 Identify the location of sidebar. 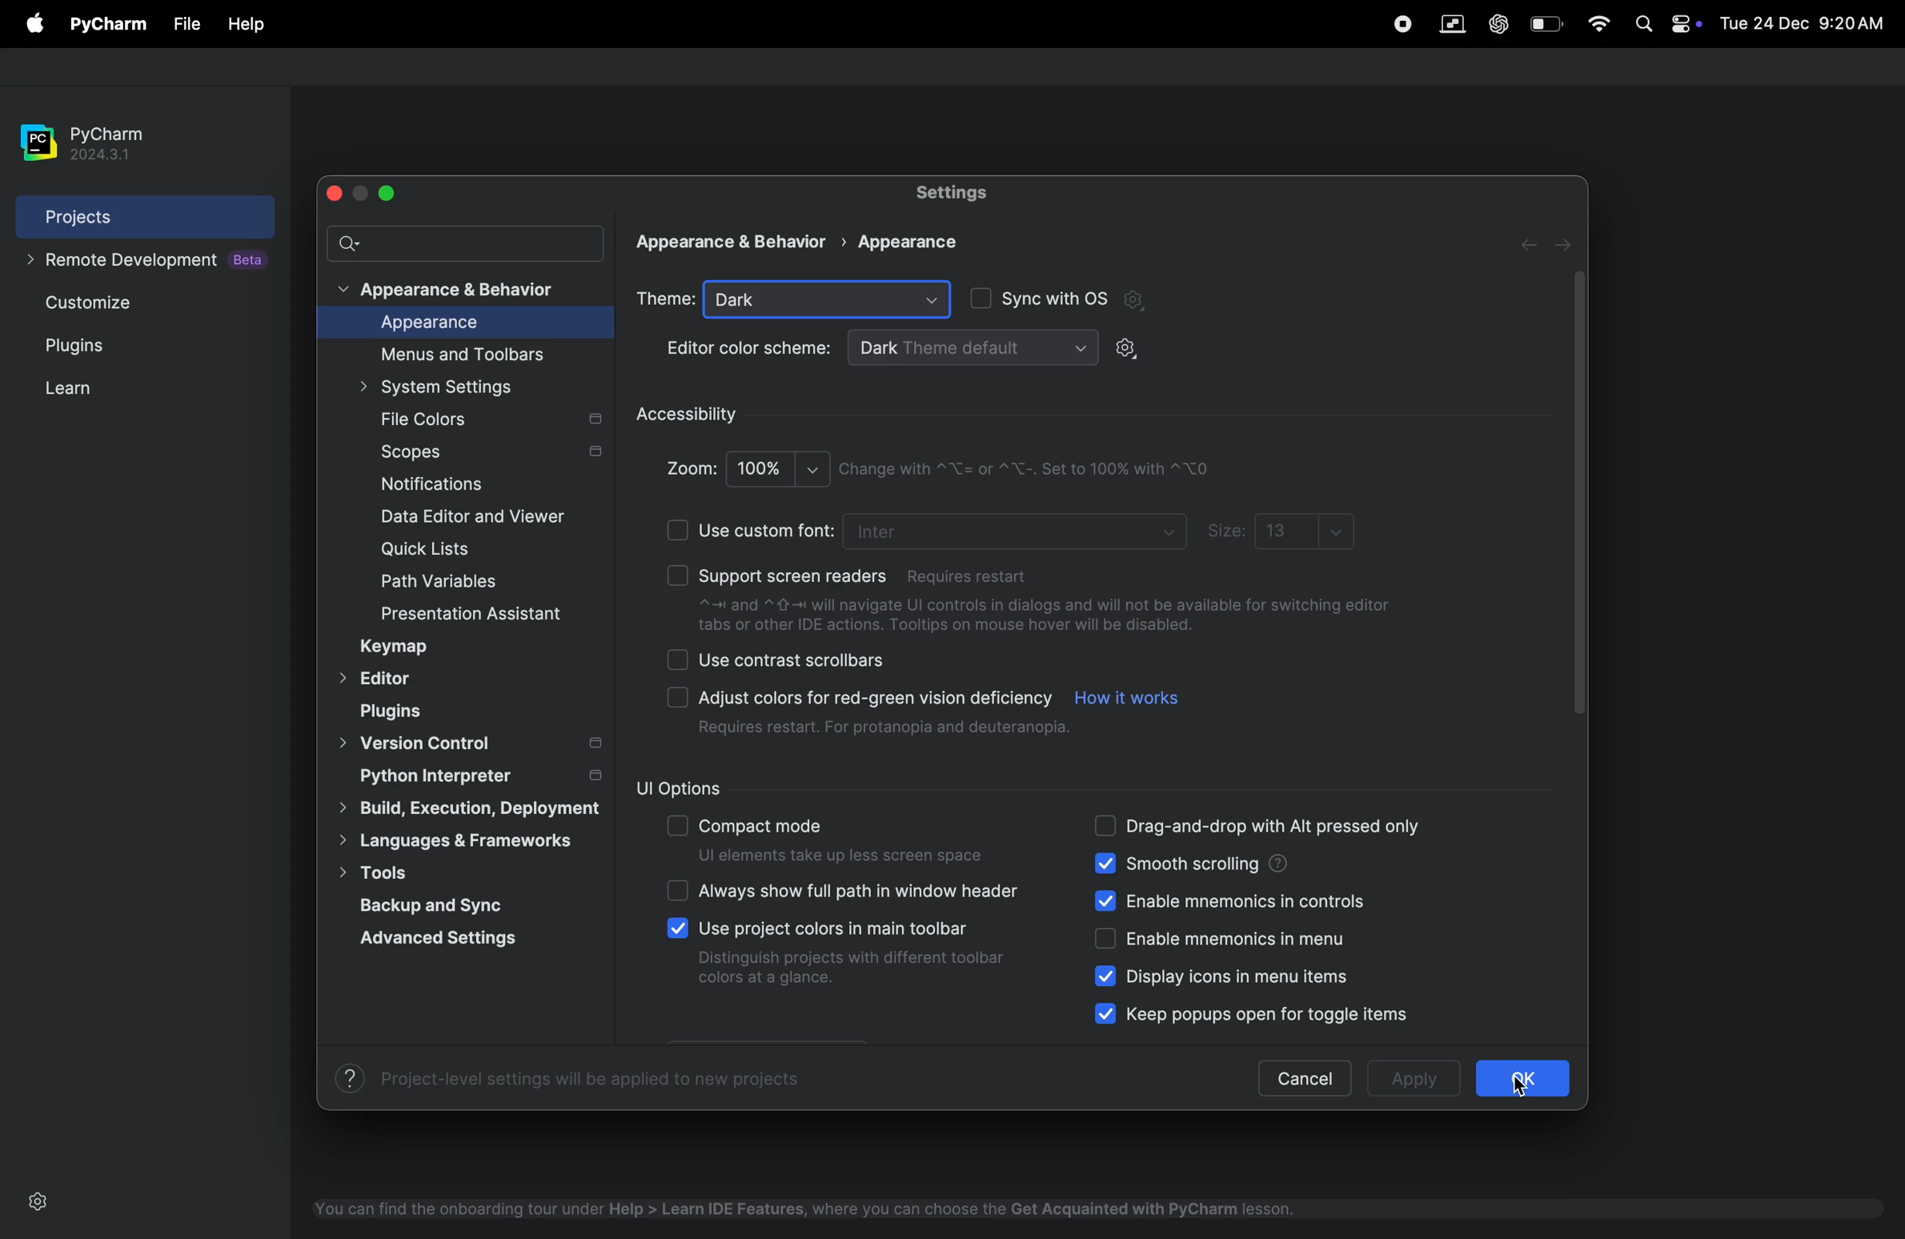
(1576, 499).